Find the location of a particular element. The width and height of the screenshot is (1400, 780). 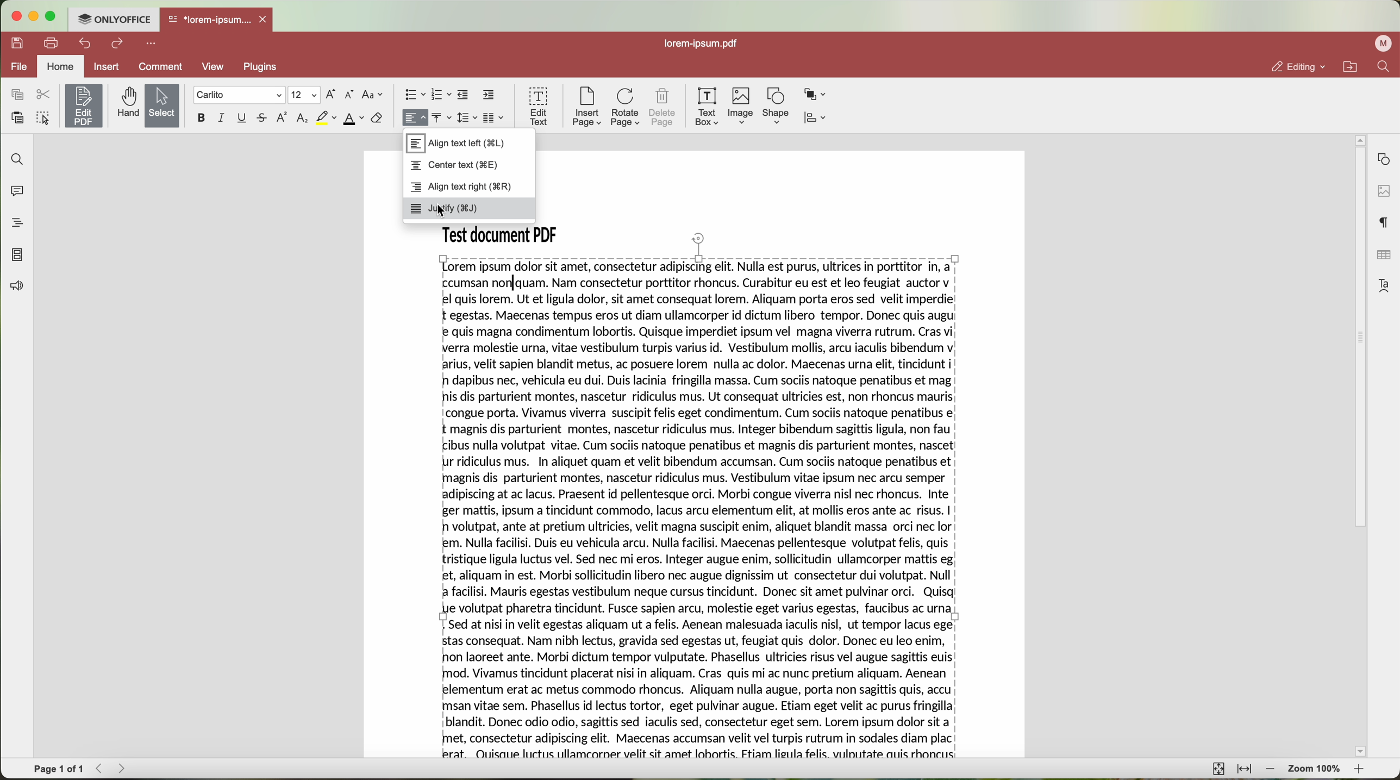

select all is located at coordinates (44, 117).